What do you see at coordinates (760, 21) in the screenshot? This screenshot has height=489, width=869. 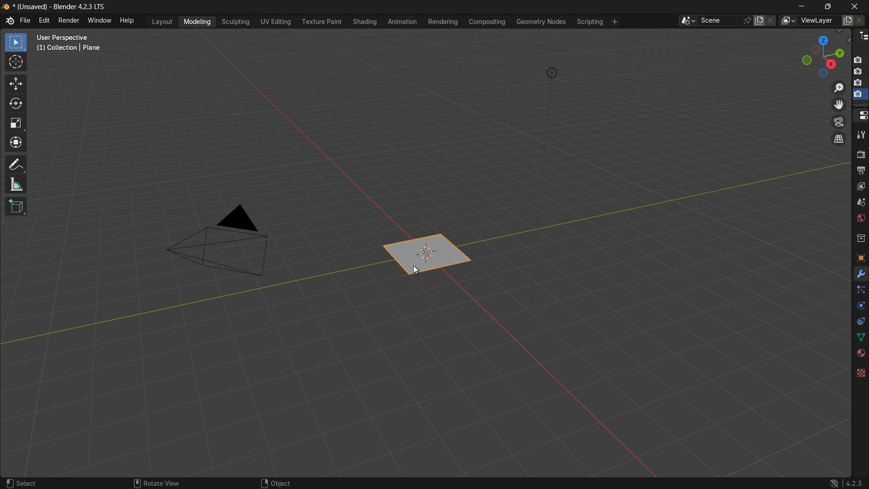 I see `new scene` at bounding box center [760, 21].